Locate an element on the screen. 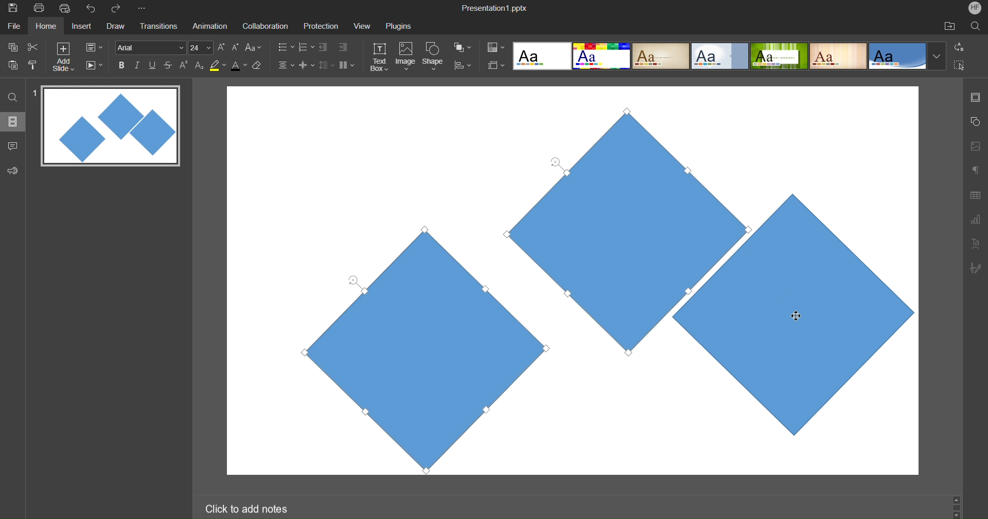 This screenshot has height=519, width=988. Subscript is located at coordinates (200, 65).